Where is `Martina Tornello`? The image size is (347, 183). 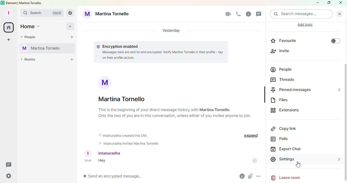
Martina Tornello is located at coordinates (122, 99).